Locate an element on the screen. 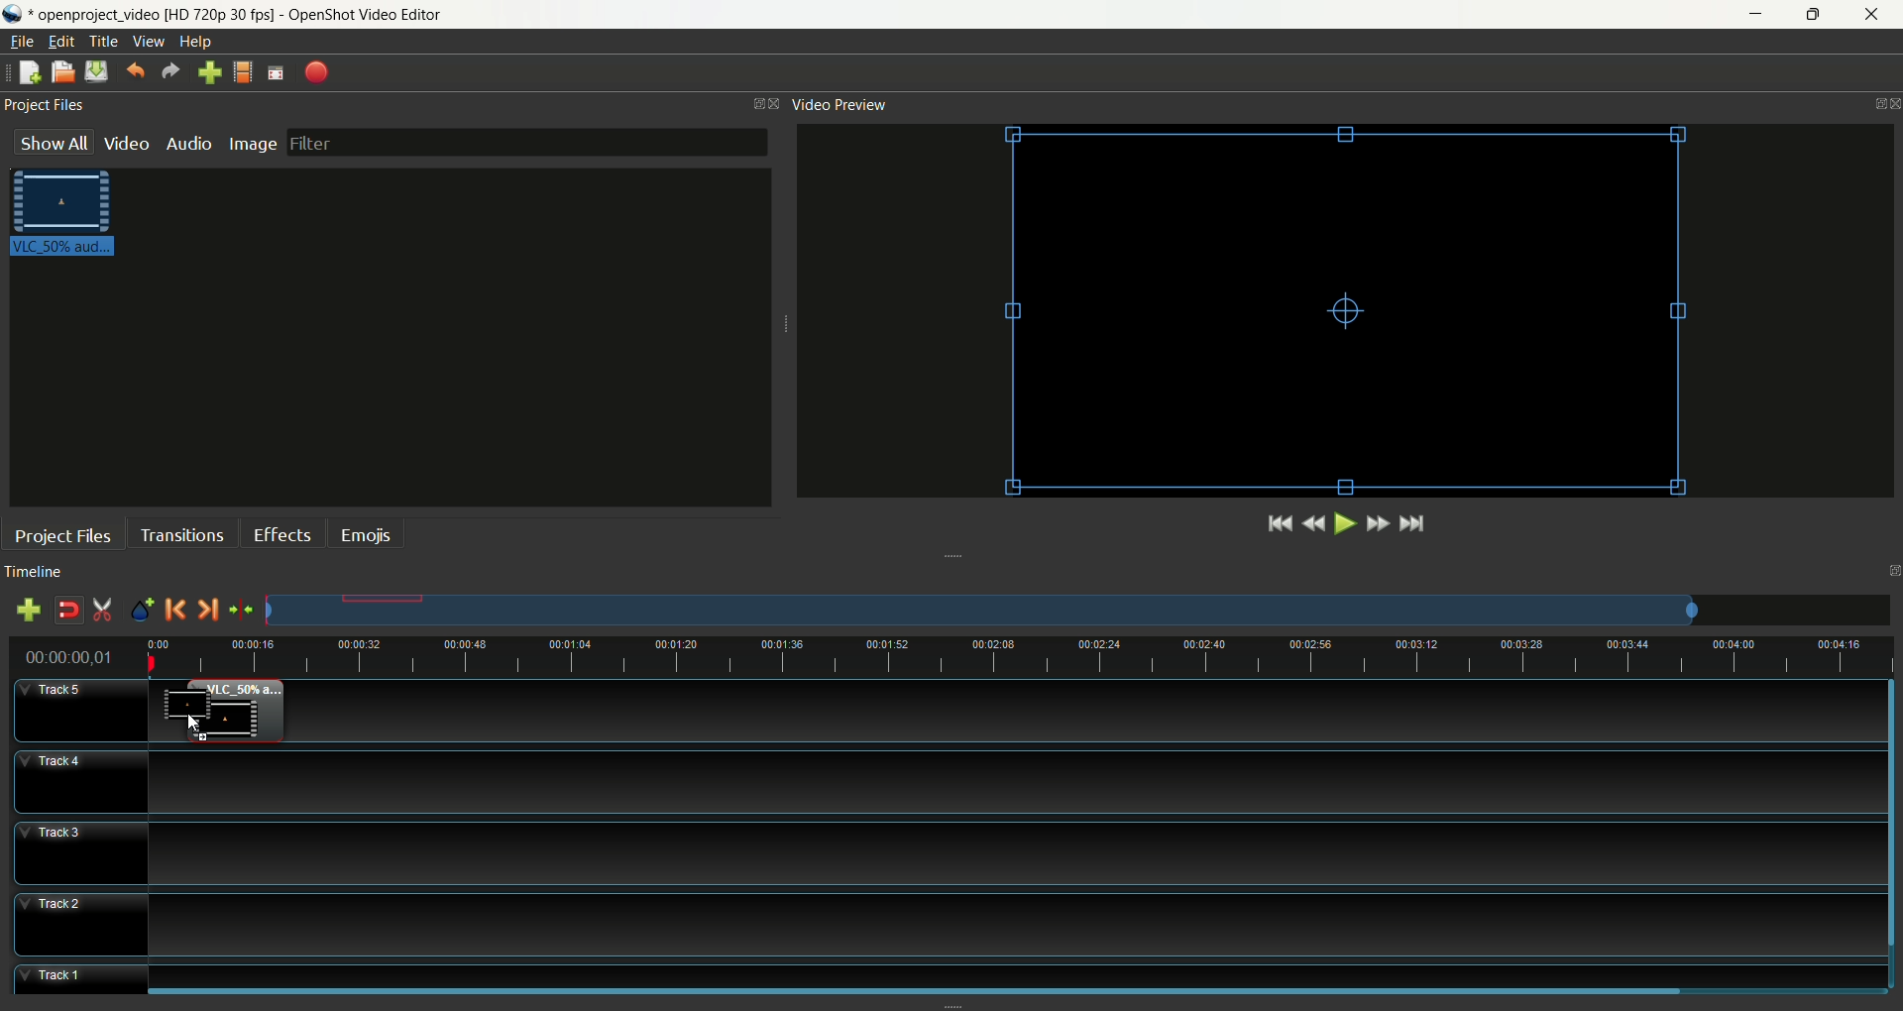 The image size is (1903, 1011). time is located at coordinates (70, 658).